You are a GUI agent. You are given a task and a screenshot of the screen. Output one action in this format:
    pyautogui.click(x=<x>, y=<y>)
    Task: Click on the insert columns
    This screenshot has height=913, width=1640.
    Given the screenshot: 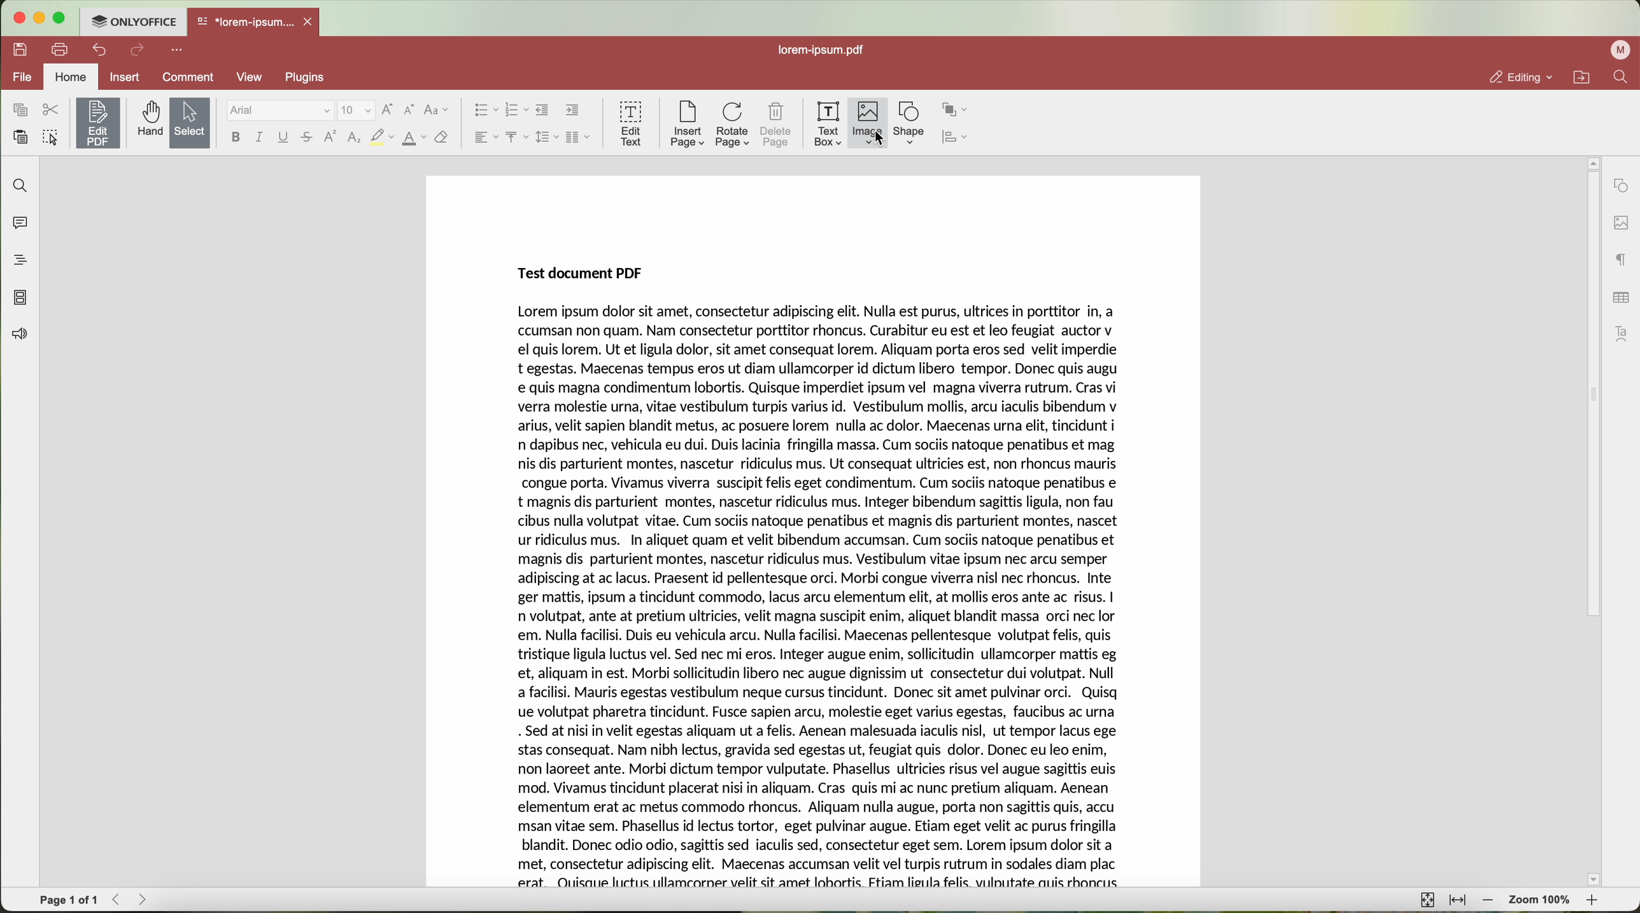 What is the action you would take?
    pyautogui.click(x=579, y=139)
    